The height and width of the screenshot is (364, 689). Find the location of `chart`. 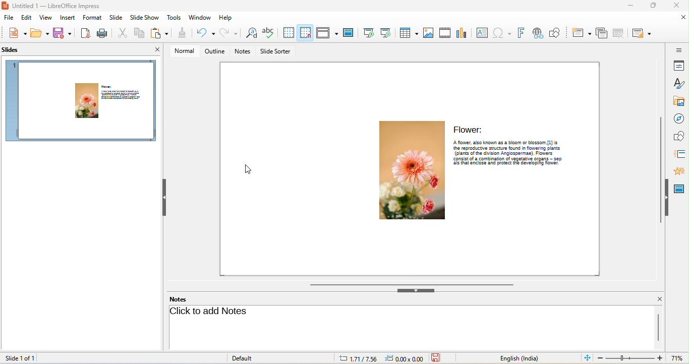

chart is located at coordinates (463, 33).